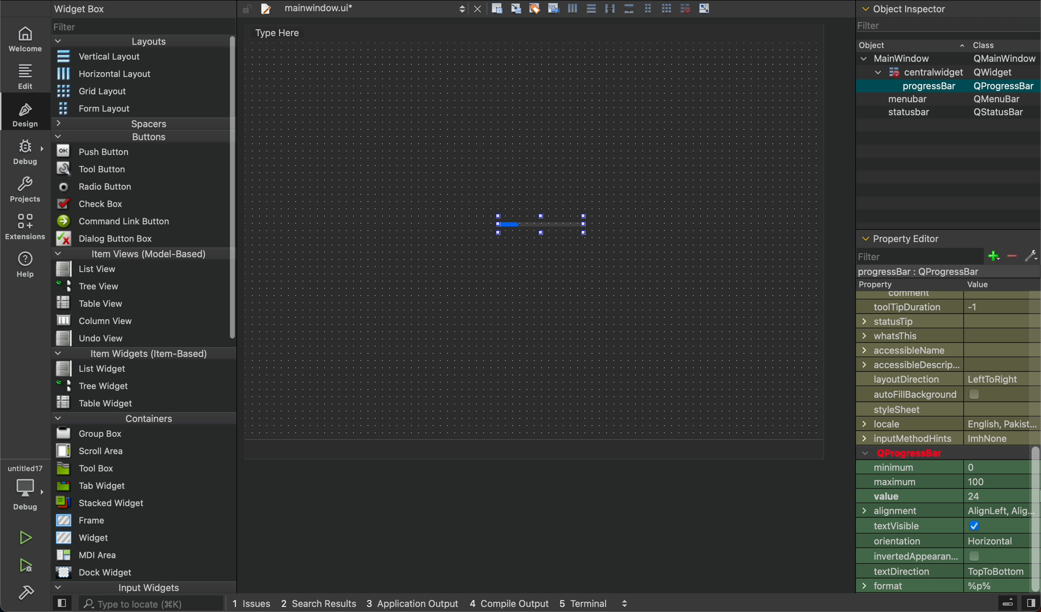  What do you see at coordinates (26, 264) in the screenshot?
I see `help` at bounding box center [26, 264].